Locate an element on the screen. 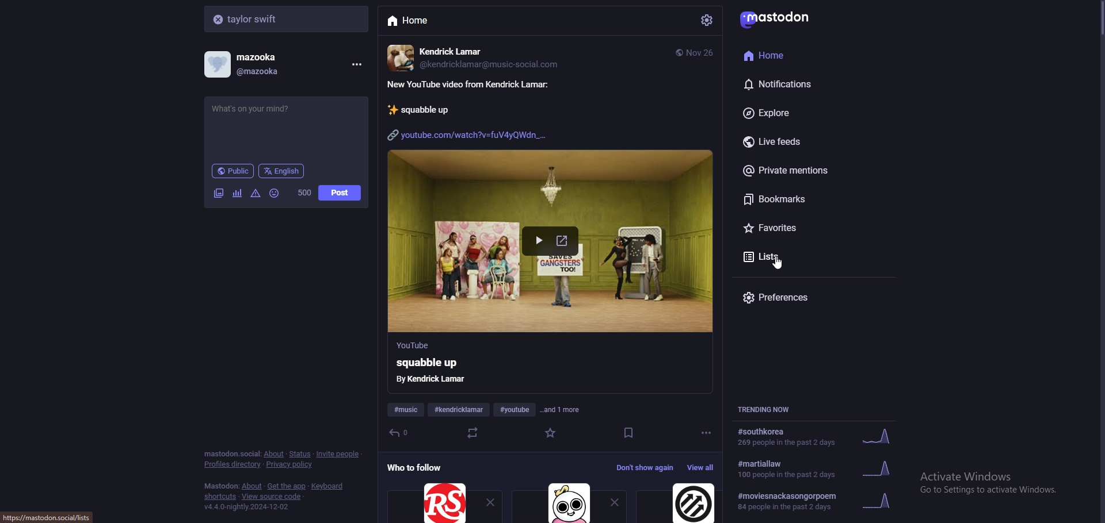 The width and height of the screenshot is (1105, 523). about is located at coordinates (253, 487).